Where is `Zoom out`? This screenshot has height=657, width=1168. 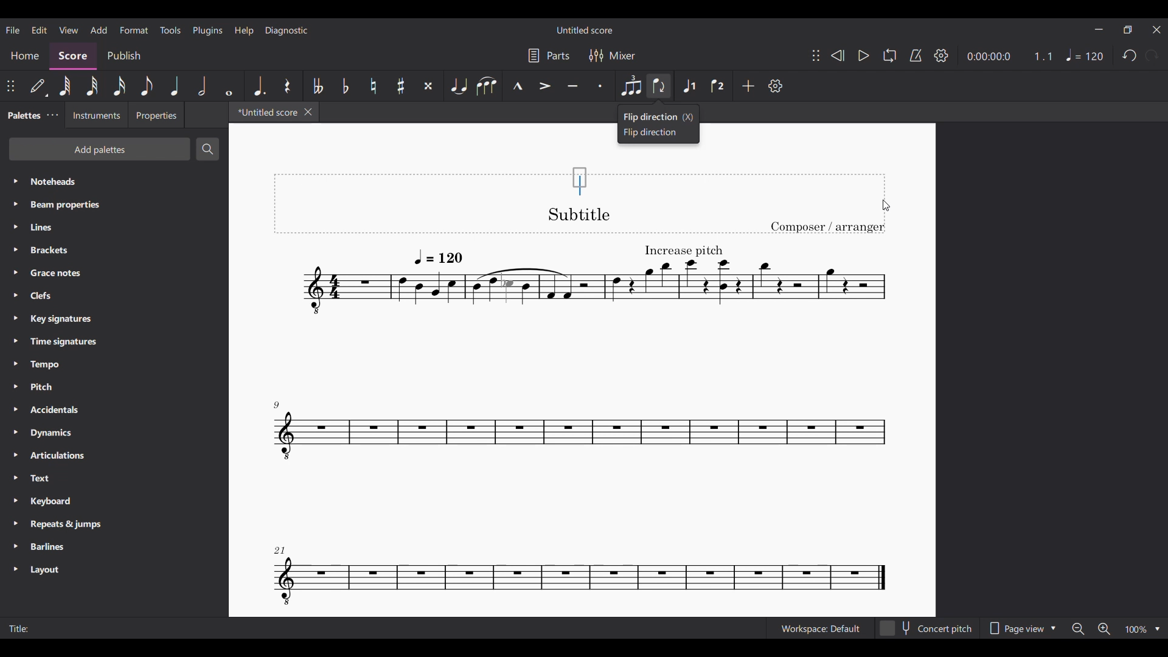
Zoom out is located at coordinates (1079, 628).